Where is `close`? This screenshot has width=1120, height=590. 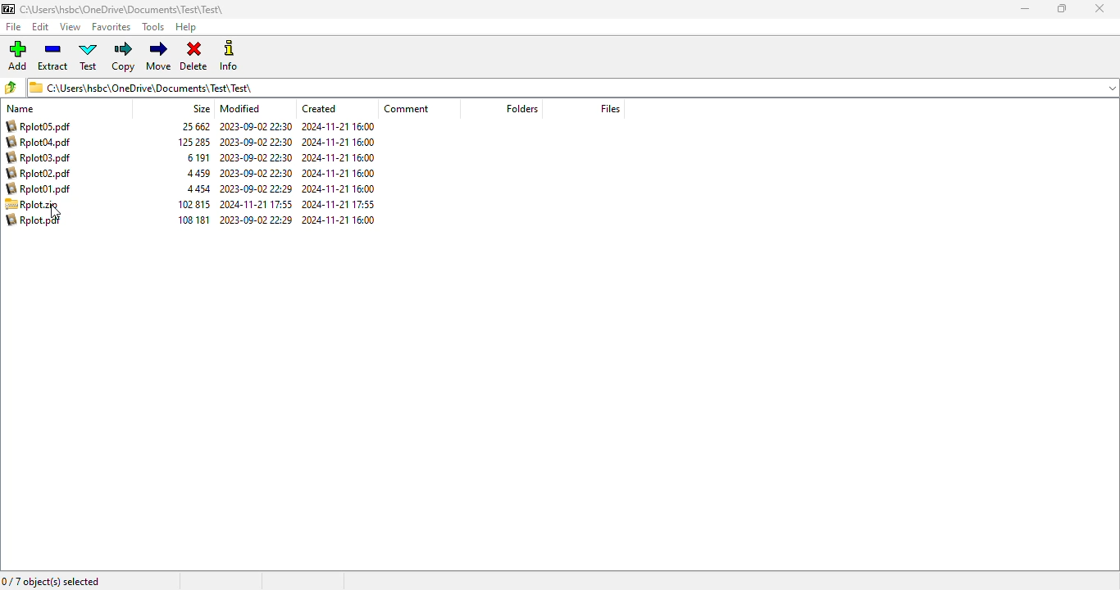
close is located at coordinates (1099, 8).